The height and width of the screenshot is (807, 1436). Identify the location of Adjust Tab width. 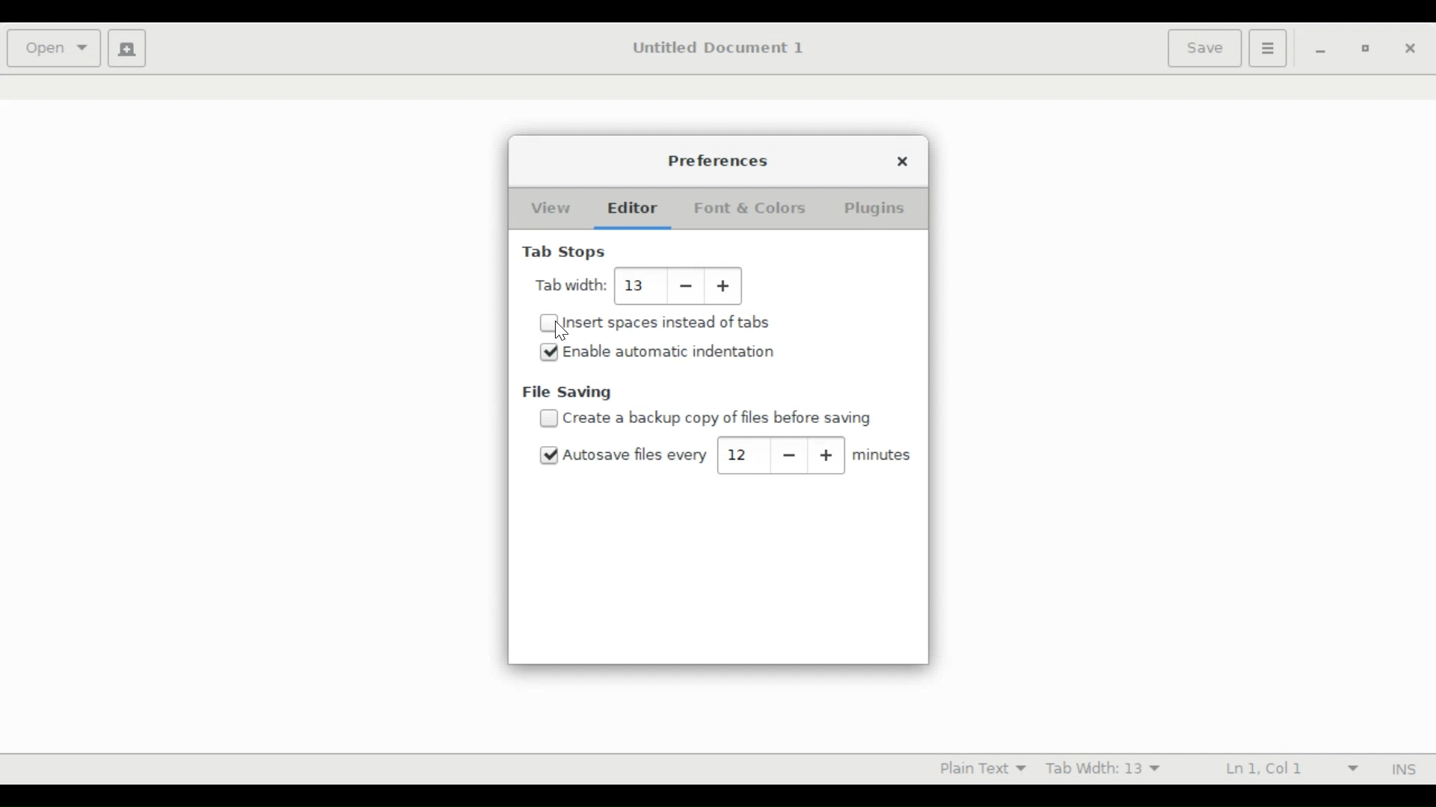
(636, 285).